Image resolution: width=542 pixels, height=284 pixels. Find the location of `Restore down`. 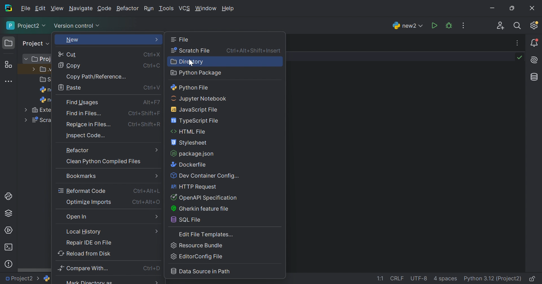

Restore down is located at coordinates (513, 8).